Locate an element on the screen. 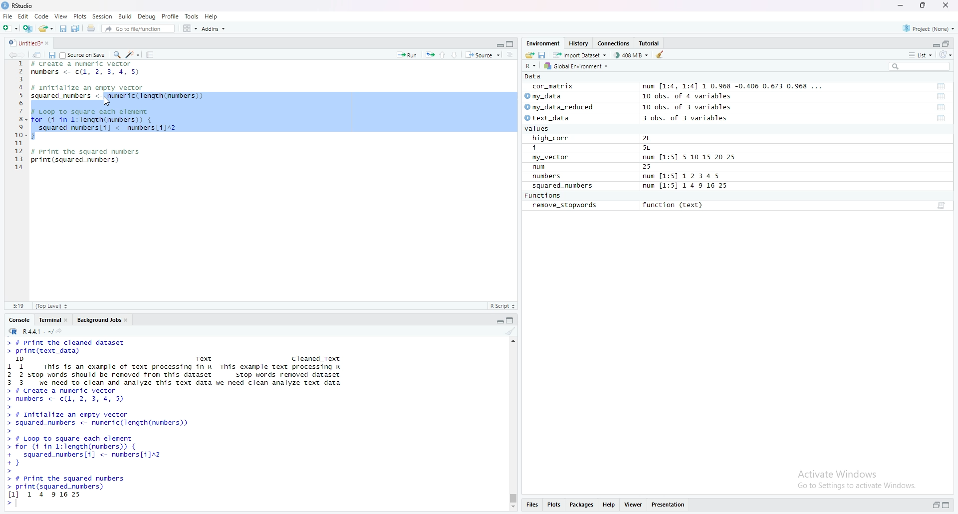  Print the current file is located at coordinates (90, 27).